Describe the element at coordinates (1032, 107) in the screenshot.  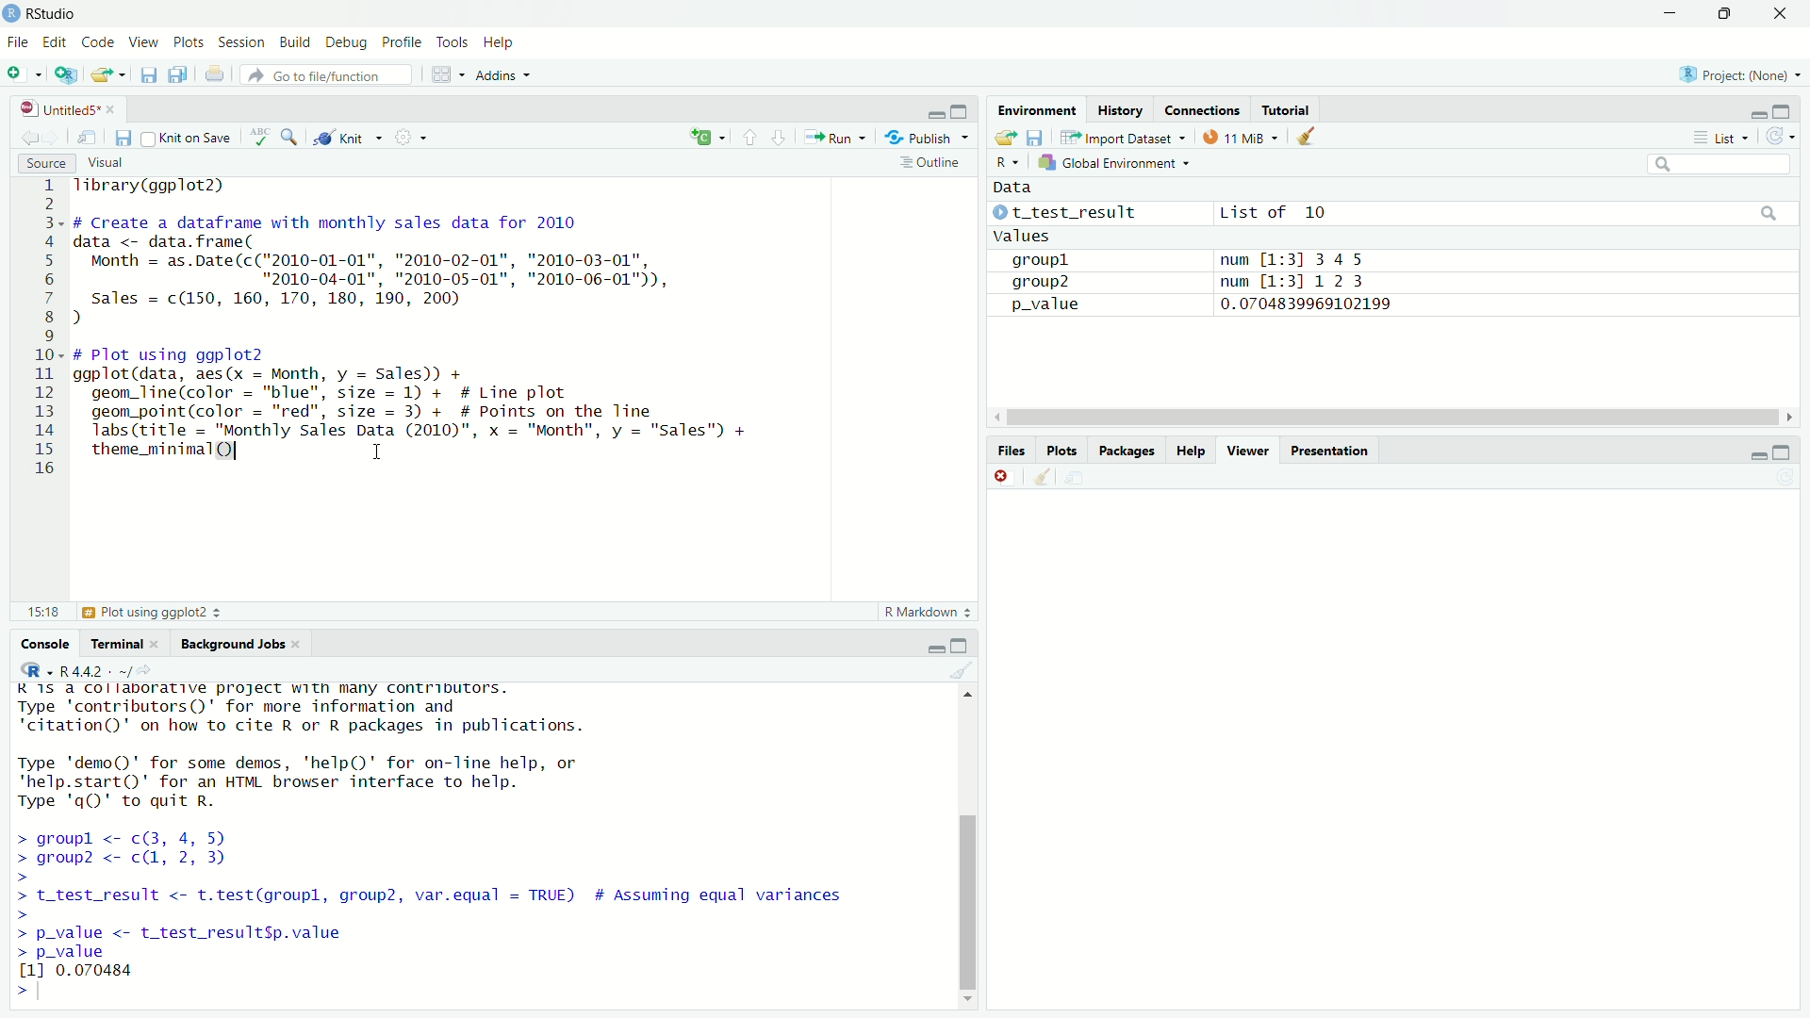
I see `Environment` at that location.